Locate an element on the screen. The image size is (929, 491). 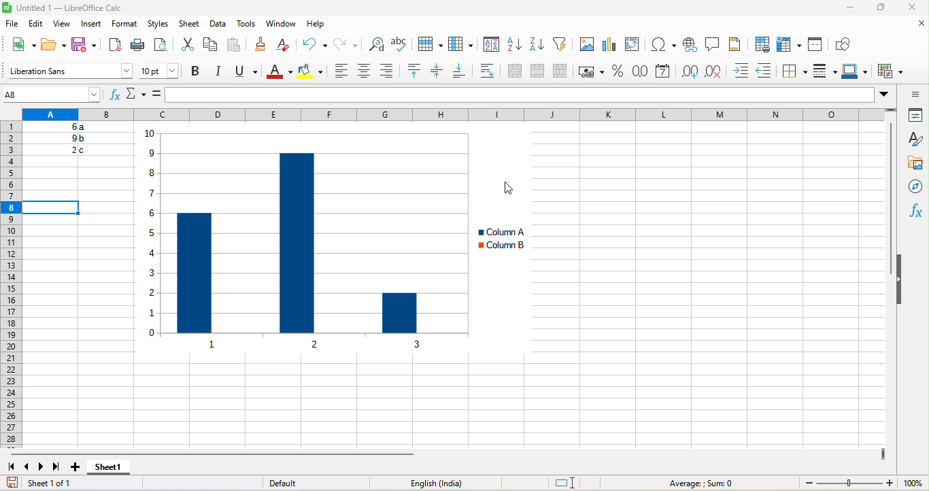
view is located at coordinates (64, 23).